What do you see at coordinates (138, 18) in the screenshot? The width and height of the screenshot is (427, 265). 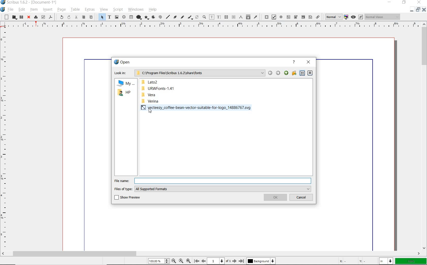 I see `shape` at bounding box center [138, 18].